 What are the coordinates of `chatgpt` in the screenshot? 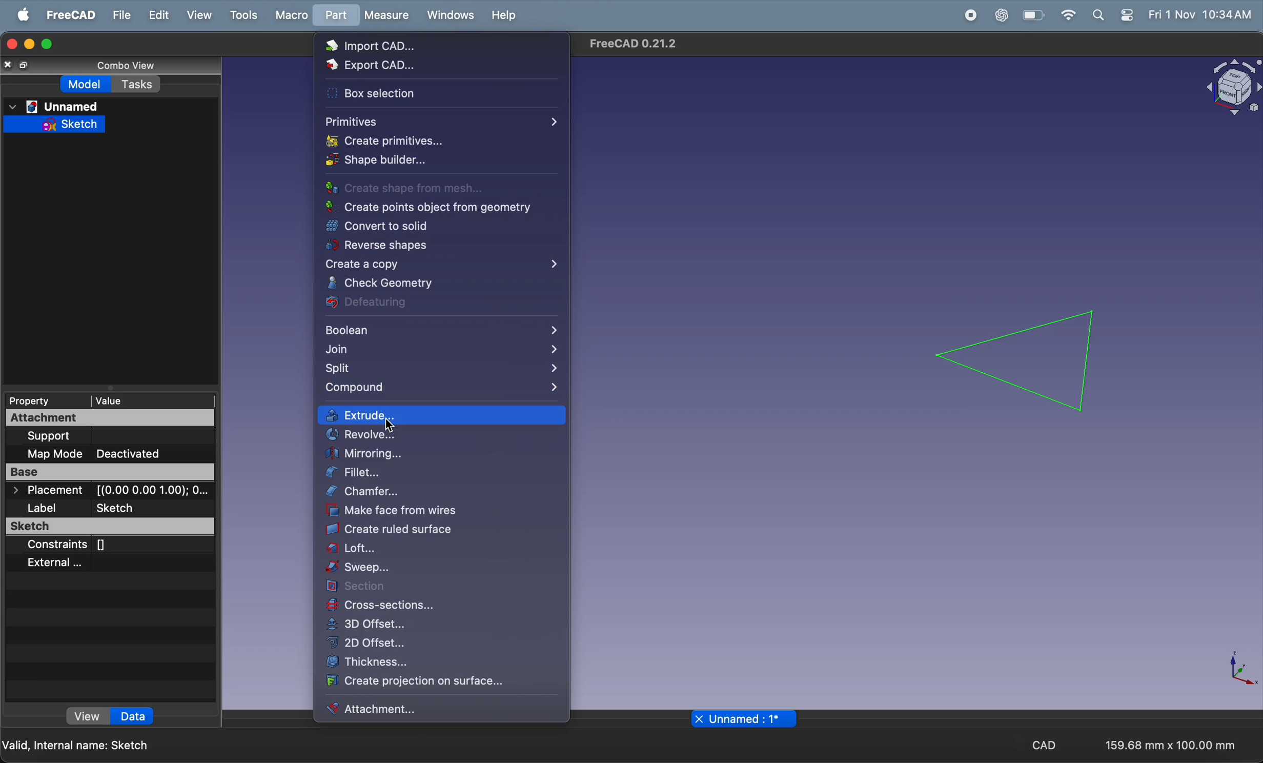 It's located at (1004, 15).